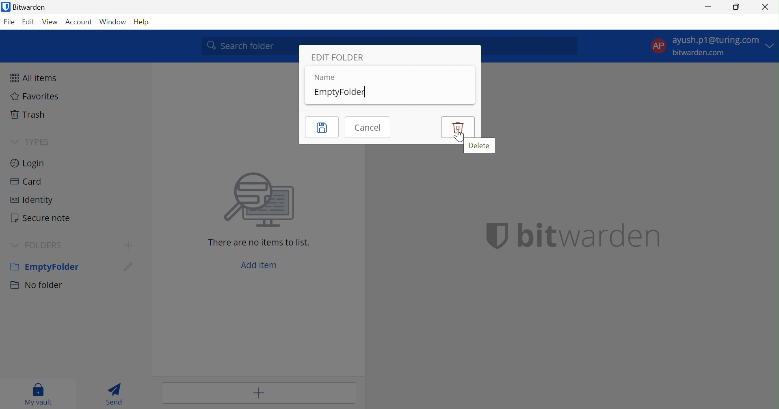 This screenshot has width=779, height=409. What do you see at coordinates (78, 22) in the screenshot?
I see `Account` at bounding box center [78, 22].